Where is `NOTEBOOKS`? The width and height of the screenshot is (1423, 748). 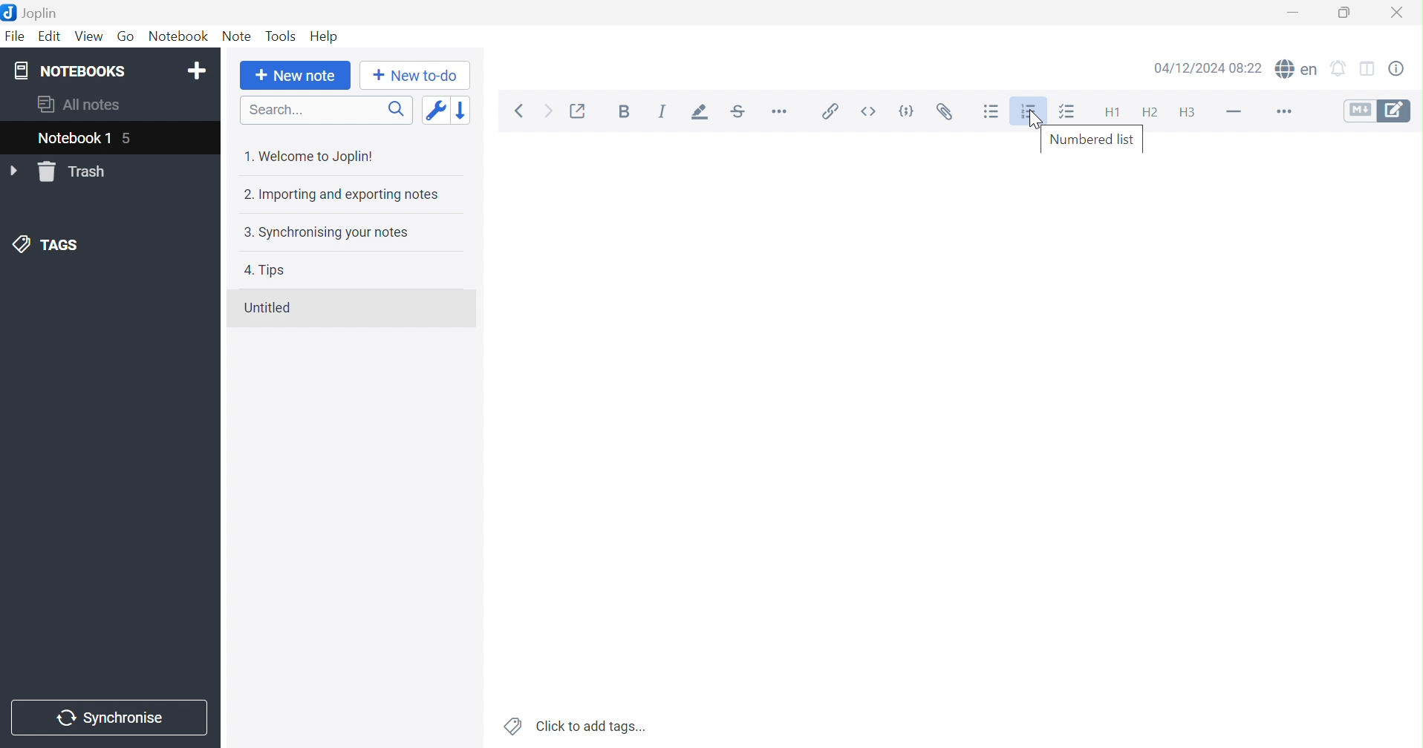
NOTEBOOKS is located at coordinates (68, 71).